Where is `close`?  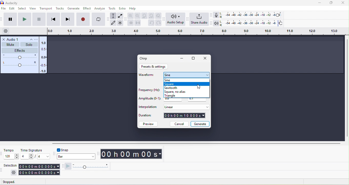 close is located at coordinates (343, 3).